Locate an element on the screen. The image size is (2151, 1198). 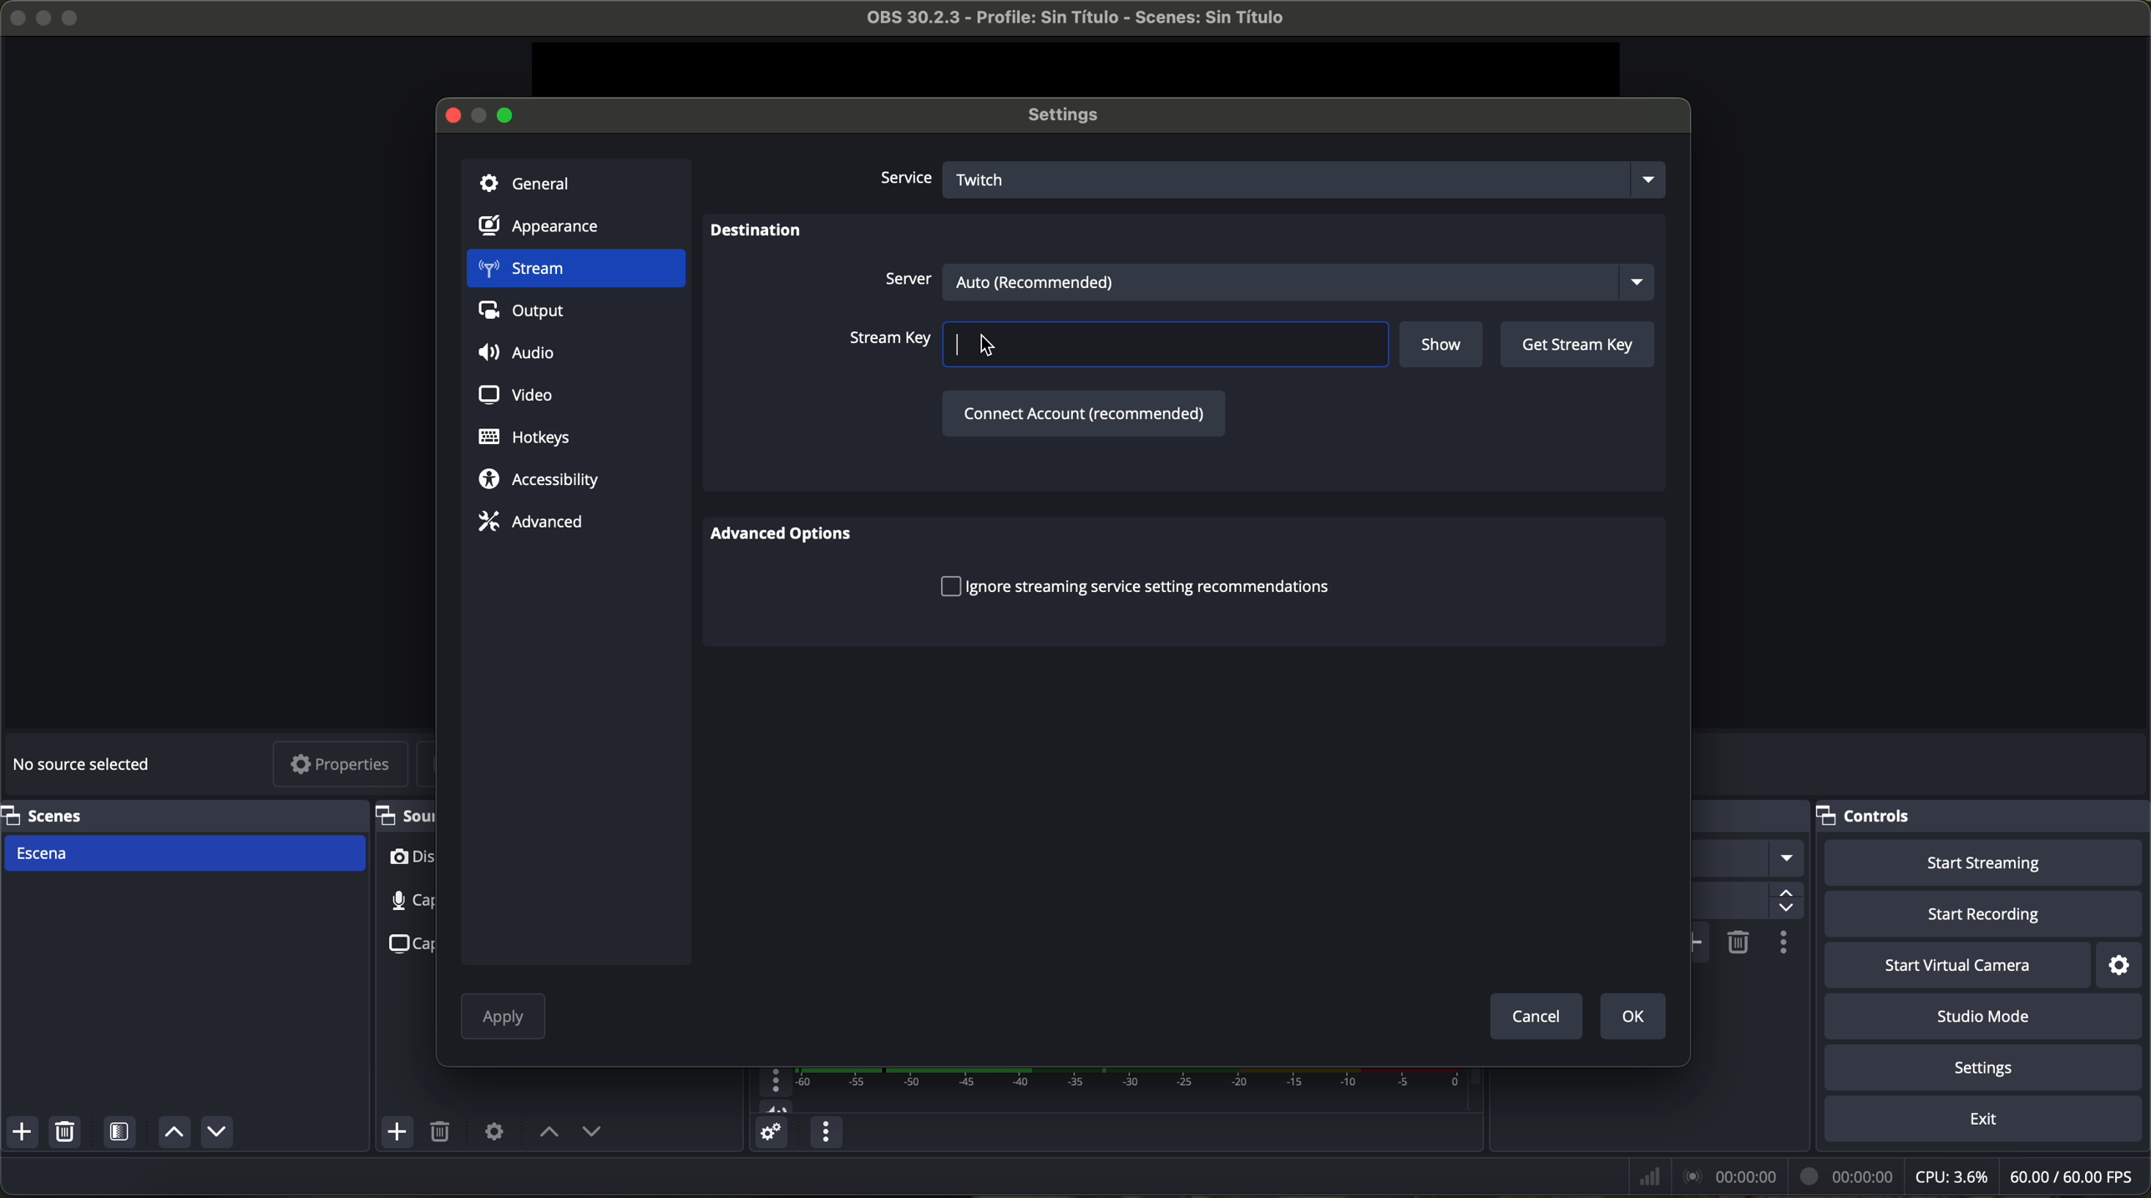
add sources is located at coordinates (399, 1133).